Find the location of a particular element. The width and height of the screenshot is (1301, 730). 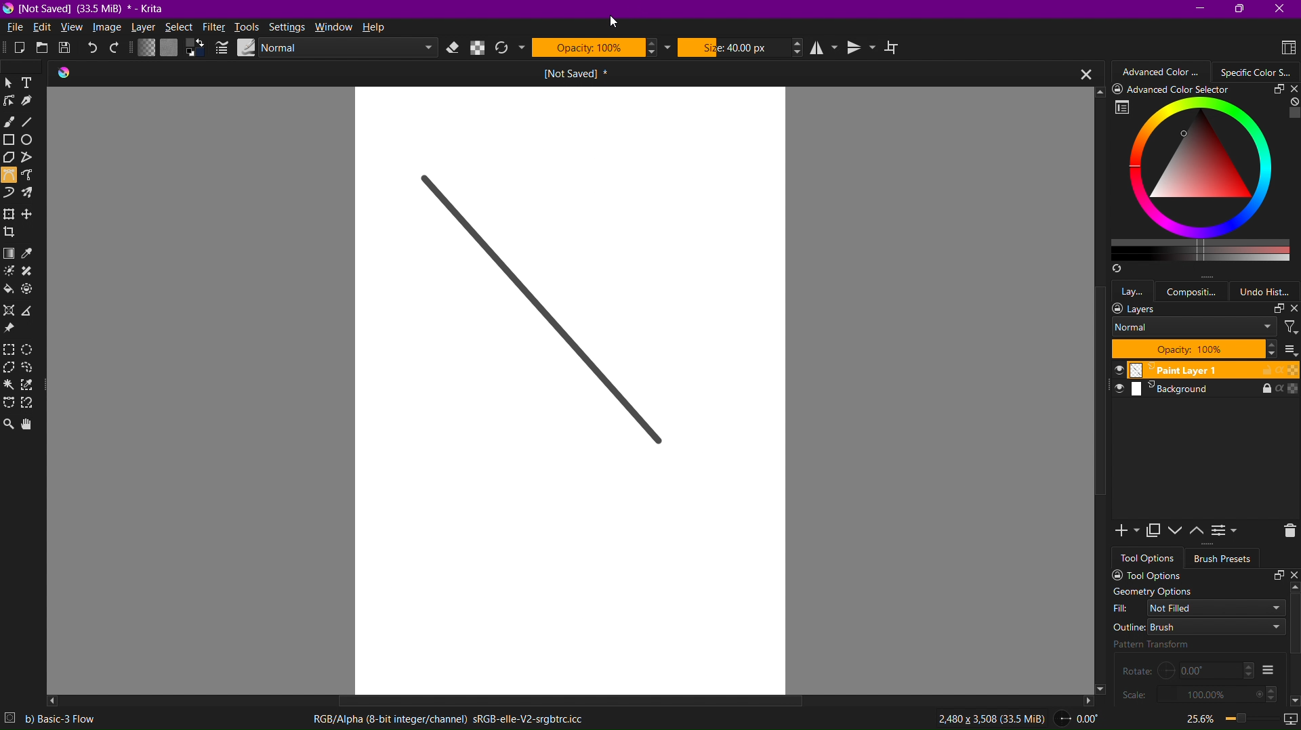

2,480 x 3,508 (33.5 MiB) -> 0.00 is located at coordinates (1012, 721).